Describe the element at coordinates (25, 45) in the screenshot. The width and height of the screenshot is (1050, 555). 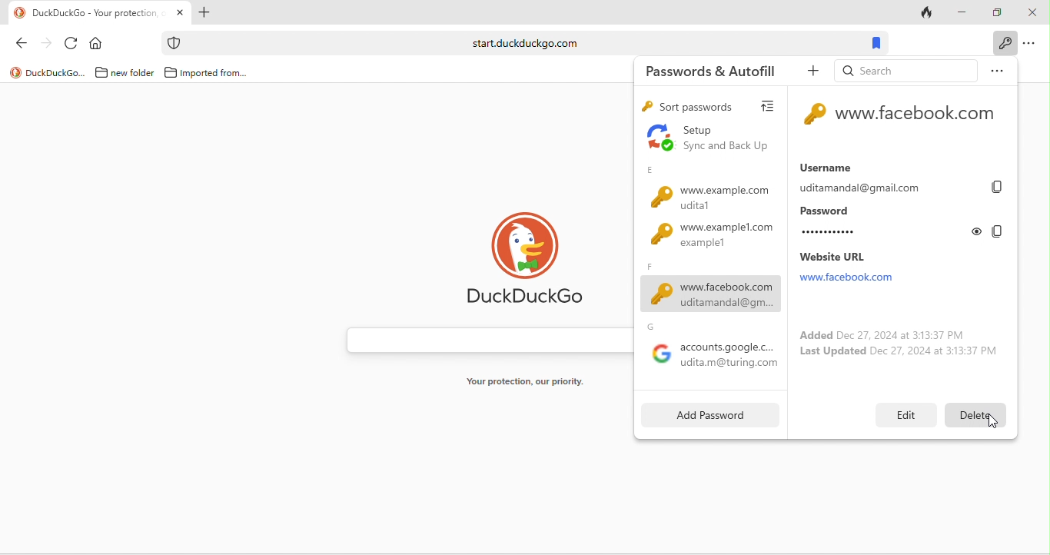
I see `back` at that location.